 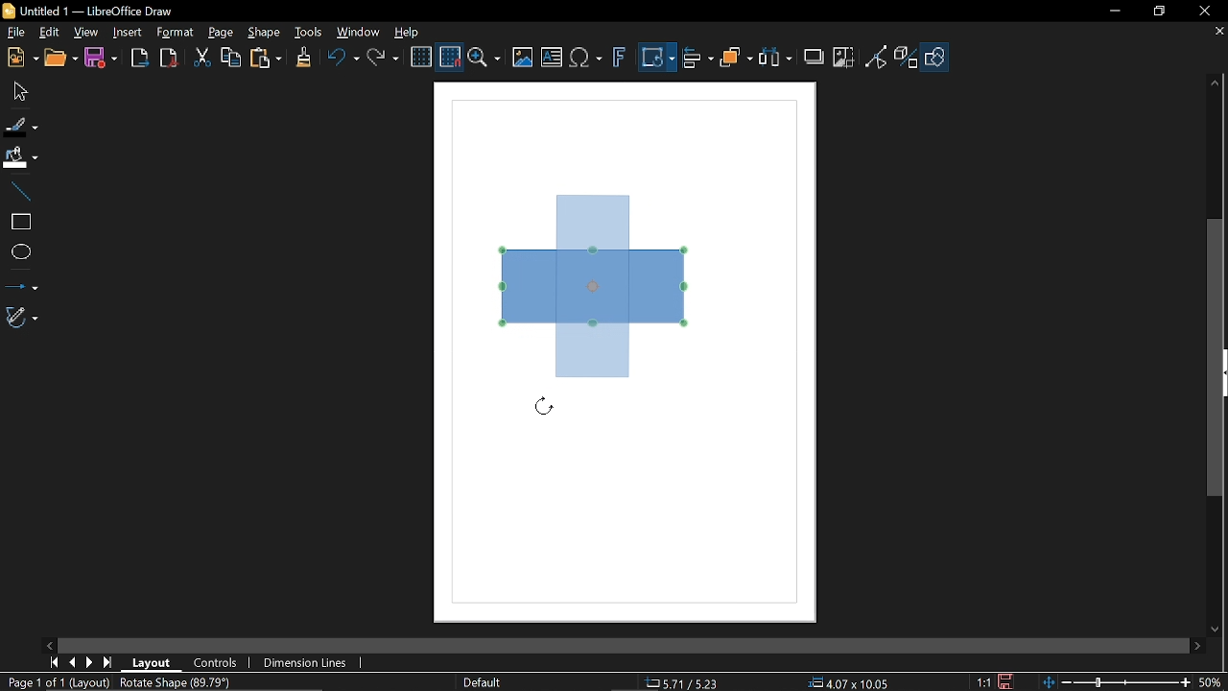 I want to click on Crop, so click(x=845, y=59).